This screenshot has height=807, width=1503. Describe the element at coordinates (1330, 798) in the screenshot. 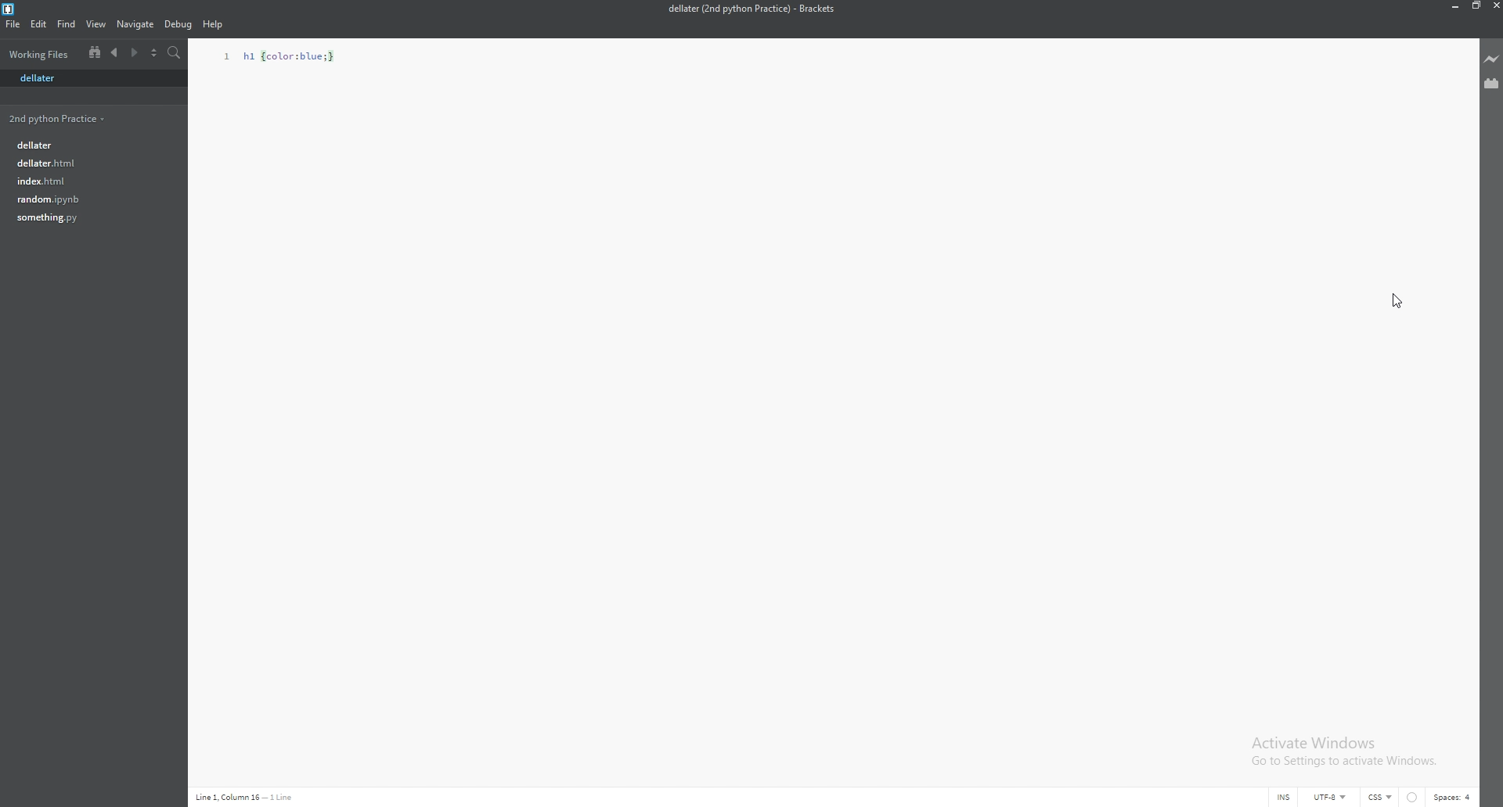

I see `UTF-8` at that location.